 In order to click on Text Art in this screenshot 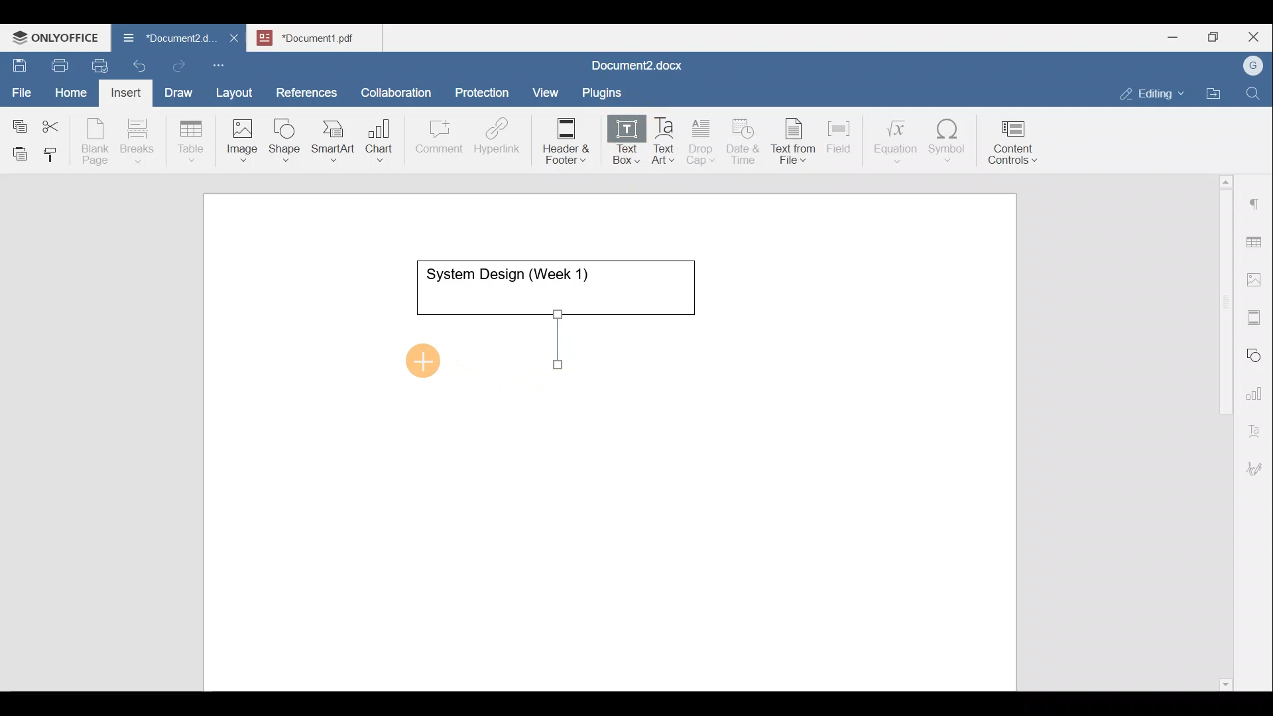, I will do `click(664, 141)`.